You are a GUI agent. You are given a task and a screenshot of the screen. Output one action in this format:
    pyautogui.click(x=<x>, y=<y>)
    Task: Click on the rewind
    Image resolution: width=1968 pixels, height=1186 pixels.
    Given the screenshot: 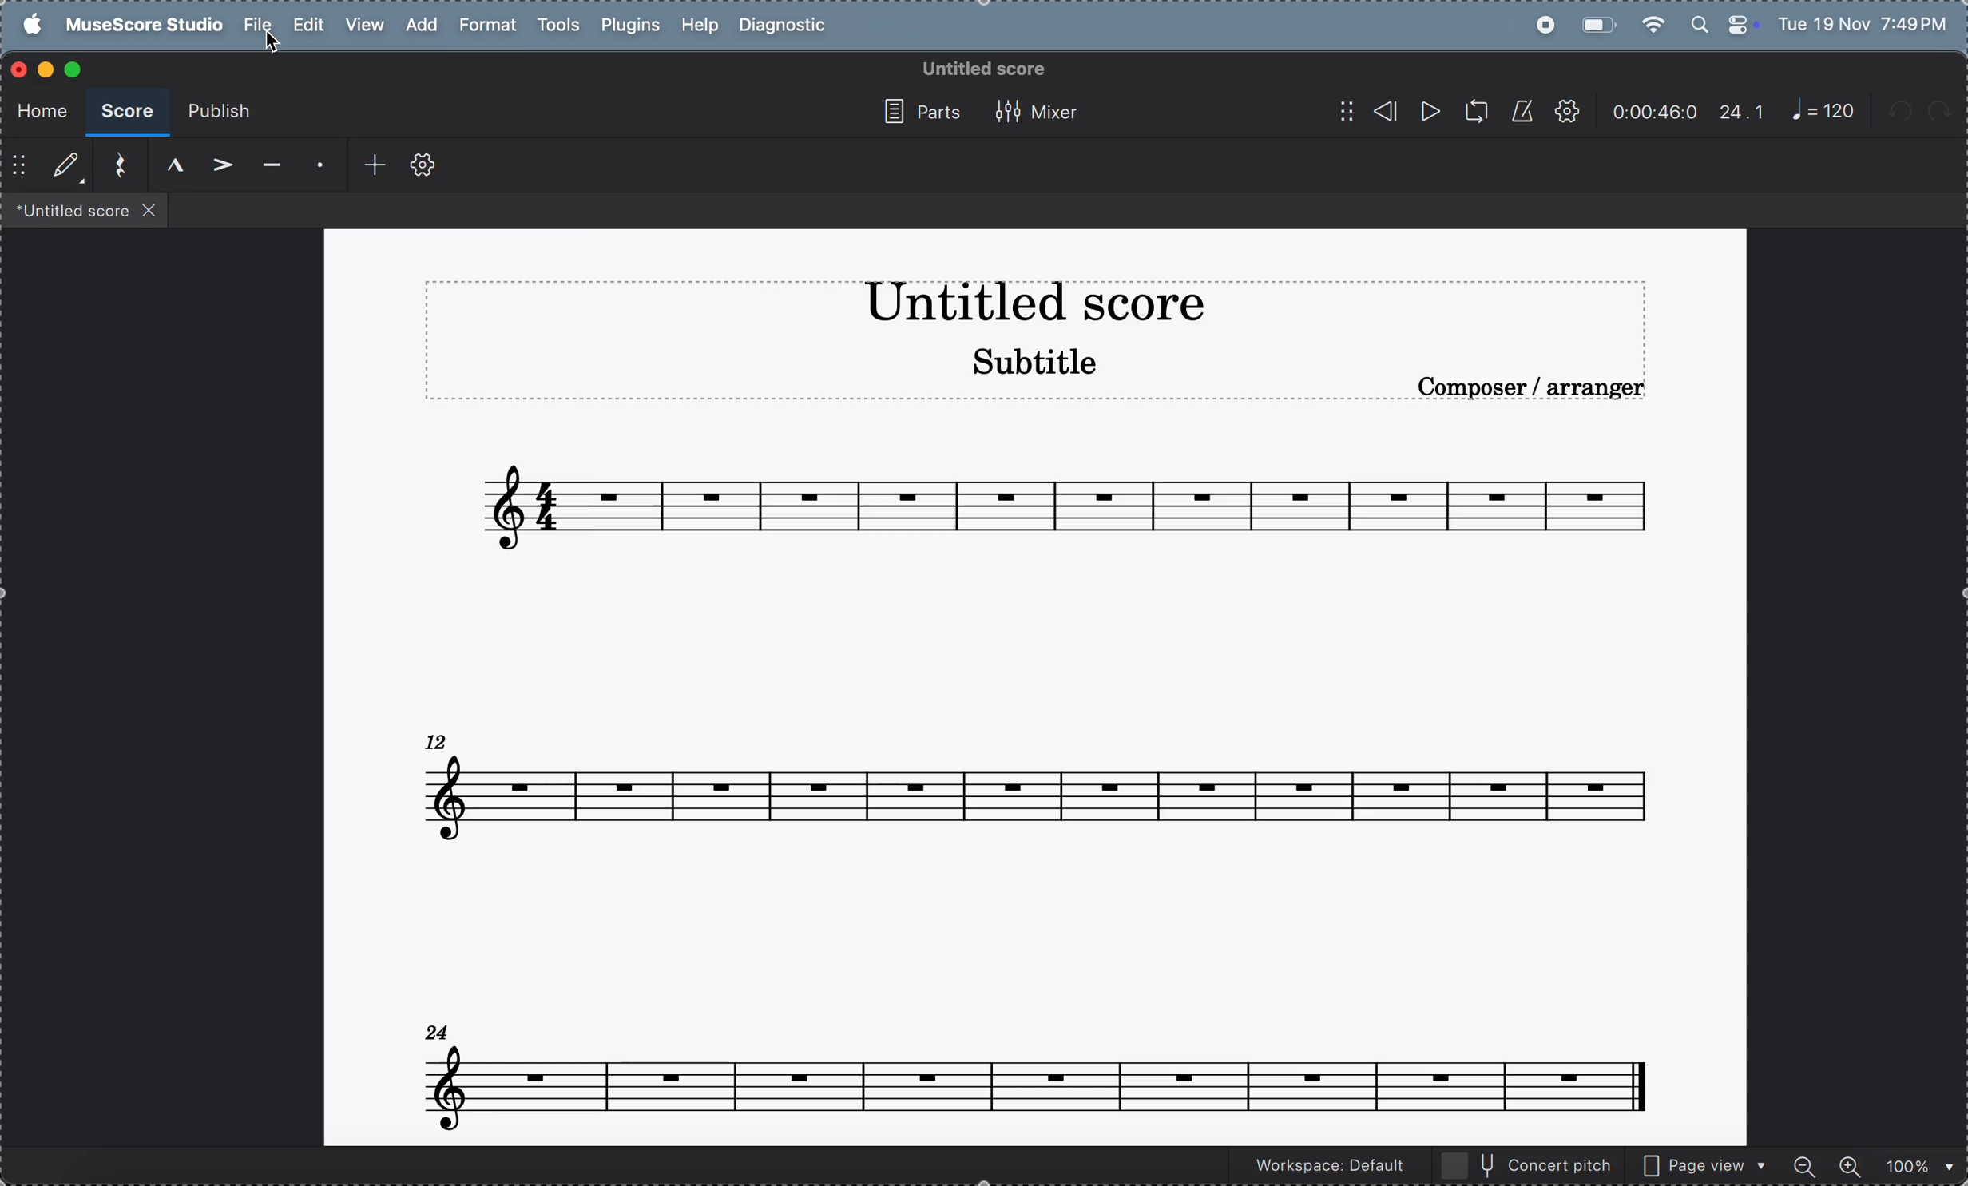 What is the action you would take?
    pyautogui.click(x=1367, y=111)
    